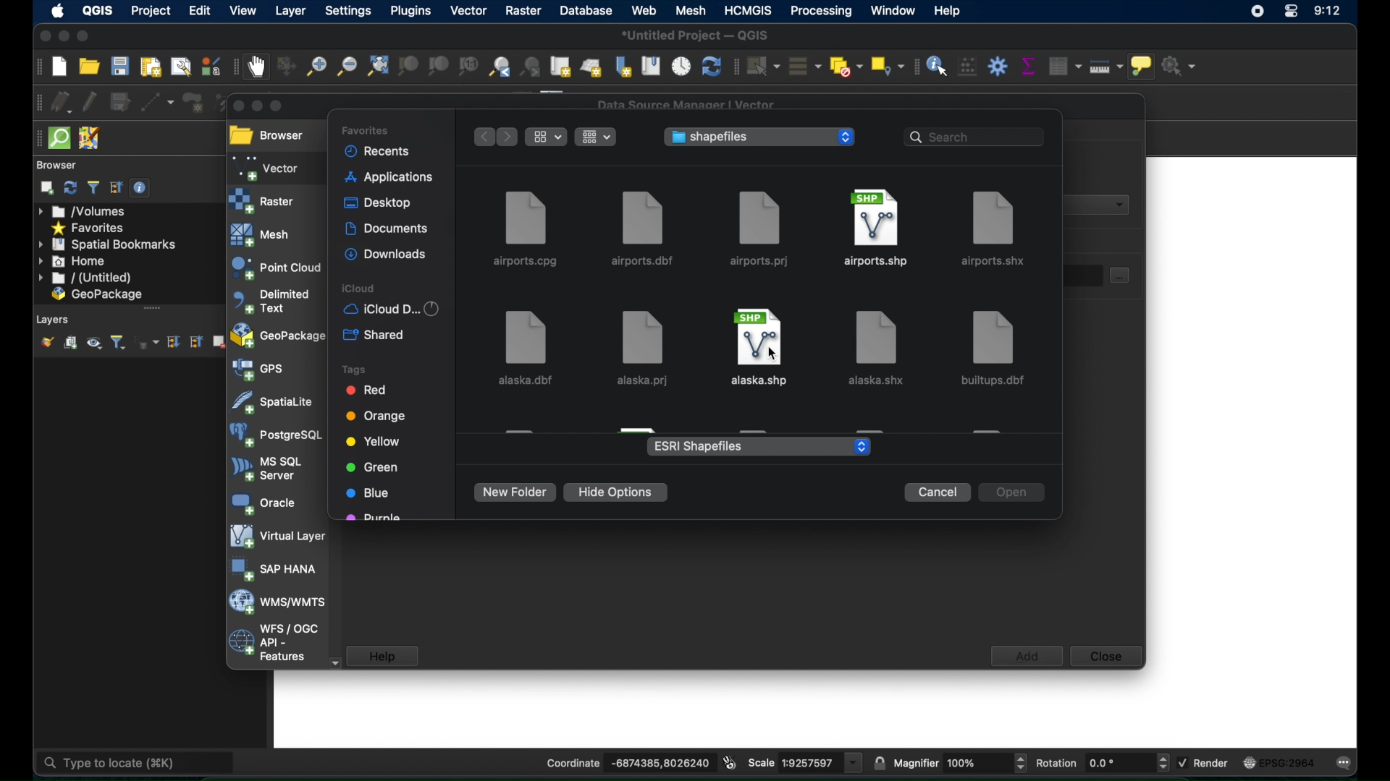 This screenshot has width=1390, height=781. Describe the element at coordinates (681, 65) in the screenshot. I see `temporal controller panel` at that location.